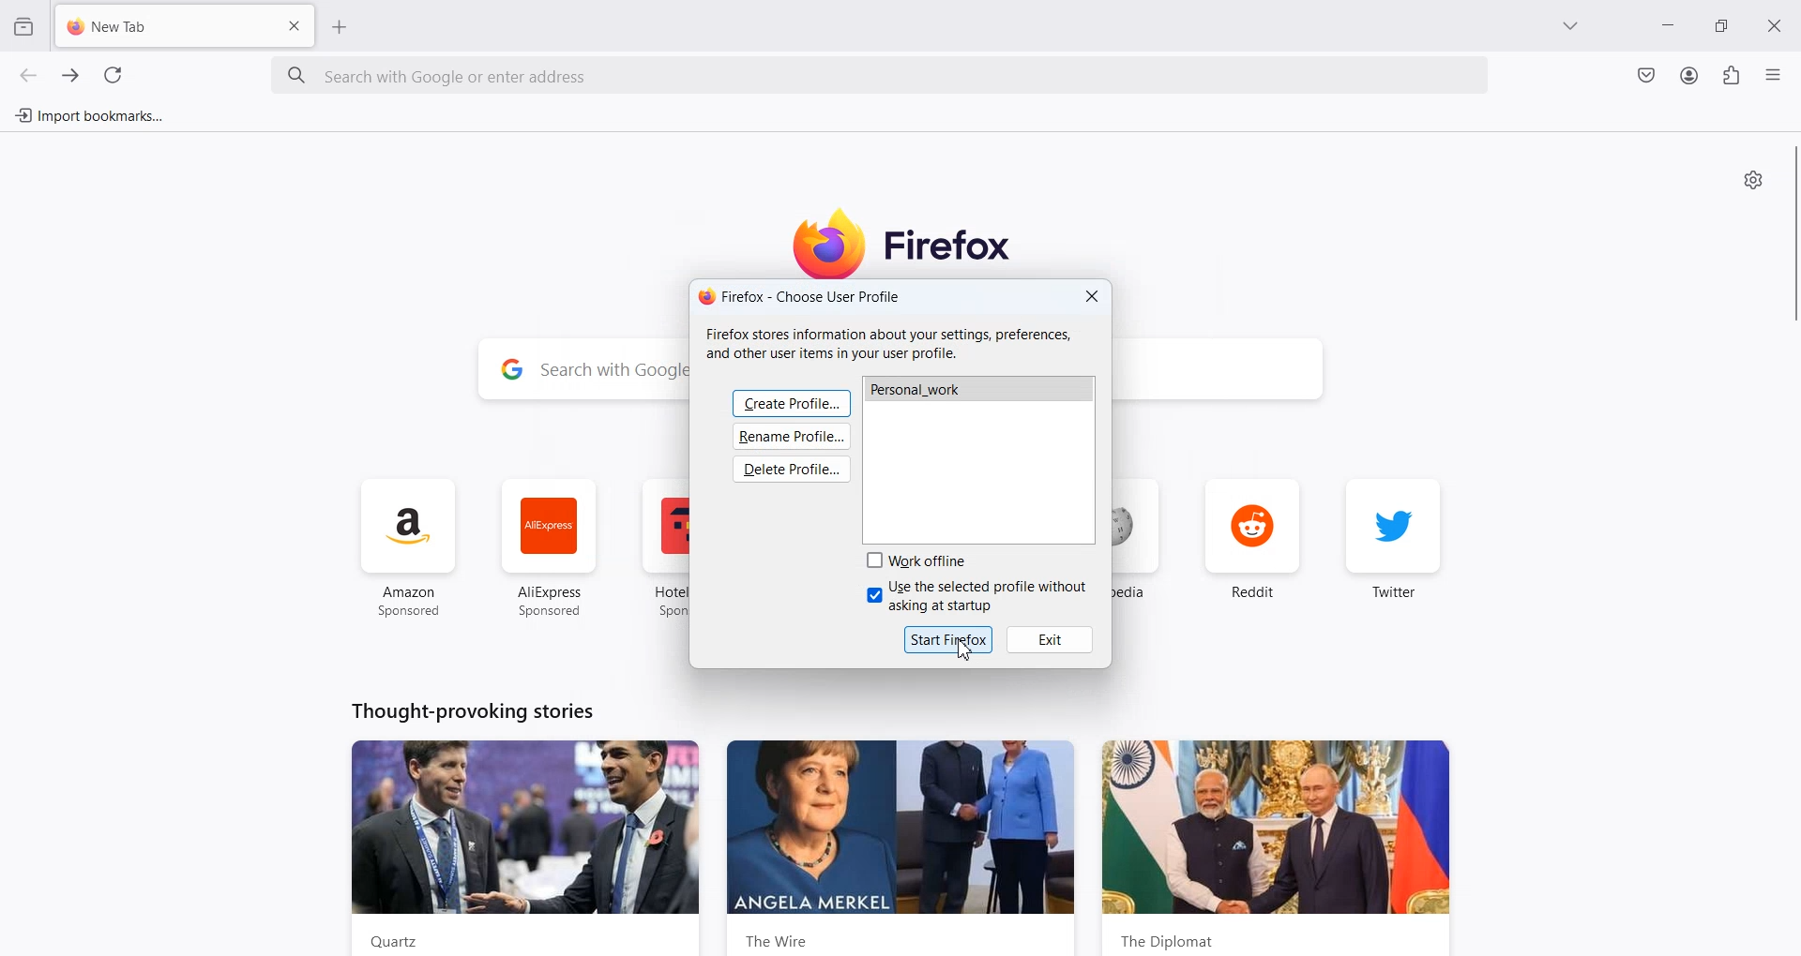 The height and width of the screenshot is (956, 1801). What do you see at coordinates (295, 24) in the screenshot?
I see `Close Tab` at bounding box center [295, 24].